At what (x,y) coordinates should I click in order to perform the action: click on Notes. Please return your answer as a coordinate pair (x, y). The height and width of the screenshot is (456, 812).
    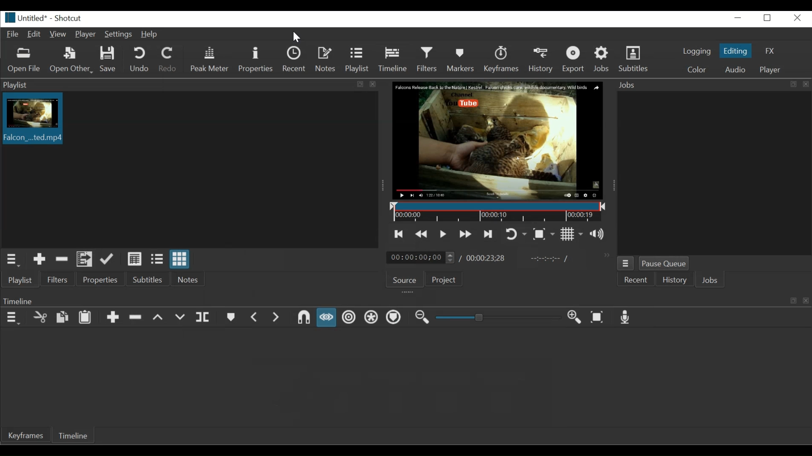
    Looking at the image, I should click on (326, 60).